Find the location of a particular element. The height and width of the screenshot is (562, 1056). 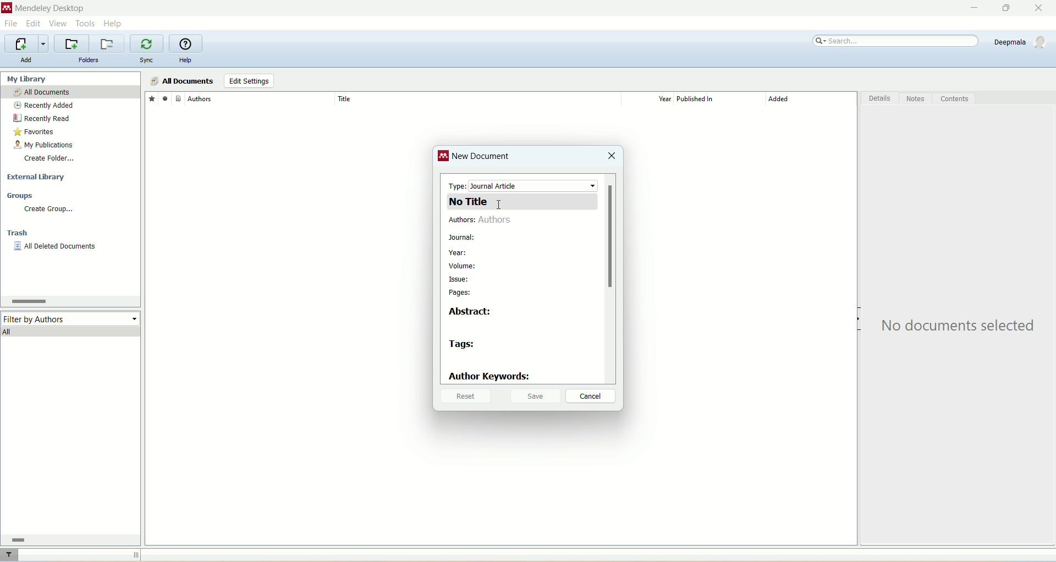

create a new folder is located at coordinates (71, 44).